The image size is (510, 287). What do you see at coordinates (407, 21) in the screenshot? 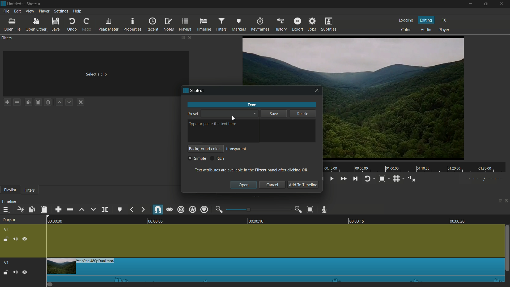
I see `logging` at bounding box center [407, 21].